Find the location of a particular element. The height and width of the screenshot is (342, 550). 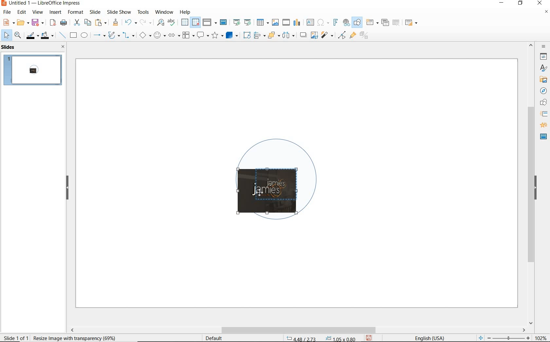

hide is located at coordinates (67, 188).